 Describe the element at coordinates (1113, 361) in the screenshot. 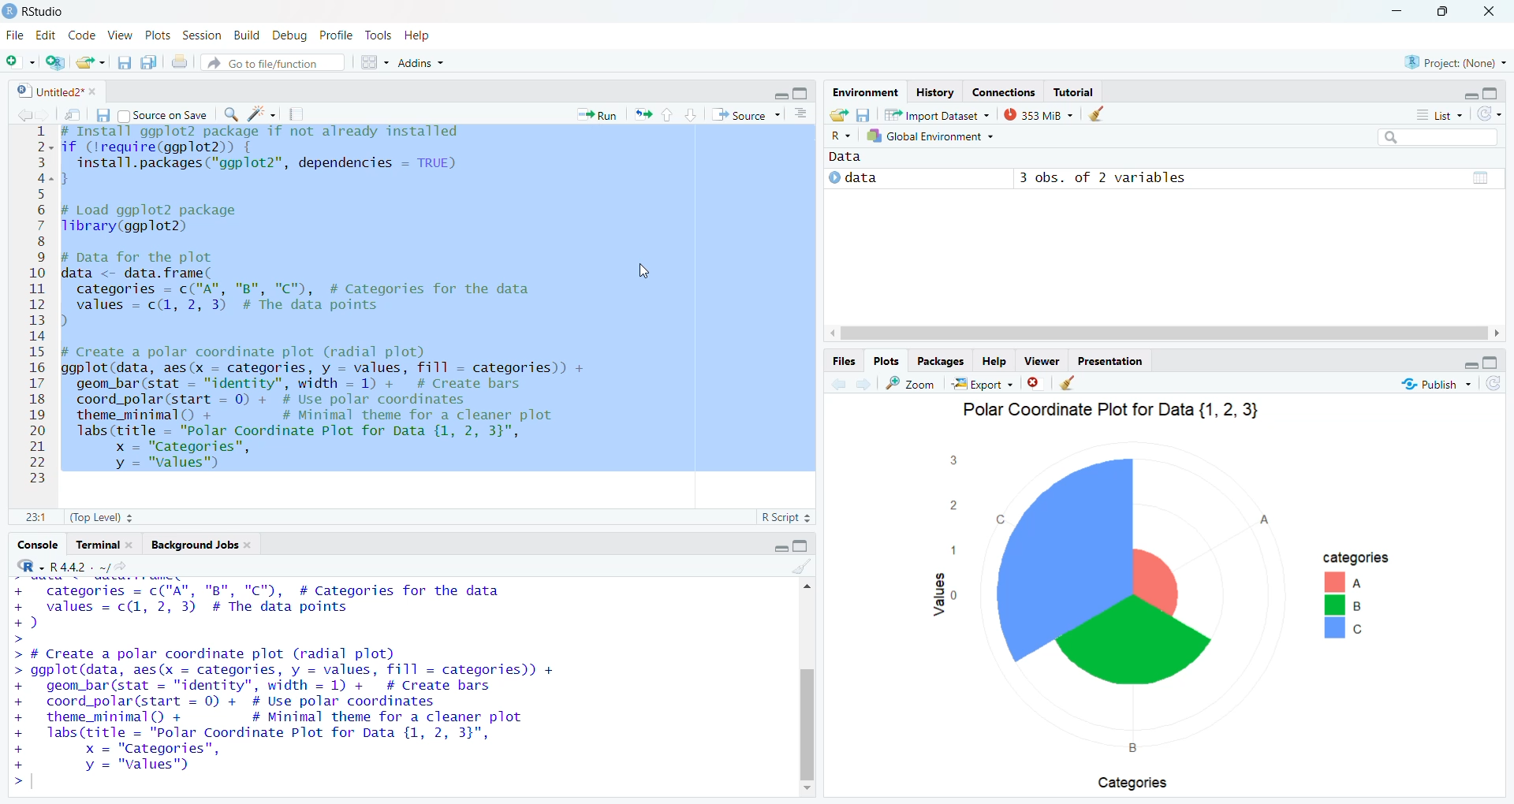

I see `Presentation` at that location.